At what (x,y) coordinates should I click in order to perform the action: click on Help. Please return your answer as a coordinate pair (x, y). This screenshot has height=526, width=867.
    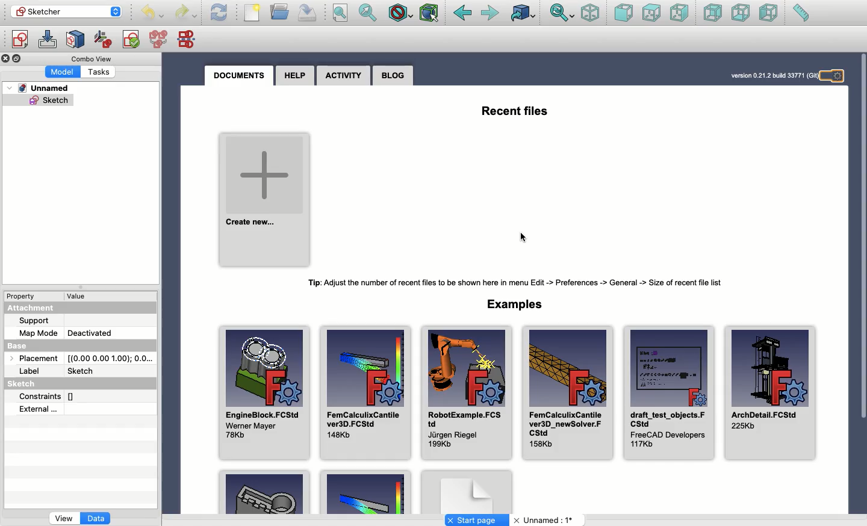
    Looking at the image, I should click on (296, 75).